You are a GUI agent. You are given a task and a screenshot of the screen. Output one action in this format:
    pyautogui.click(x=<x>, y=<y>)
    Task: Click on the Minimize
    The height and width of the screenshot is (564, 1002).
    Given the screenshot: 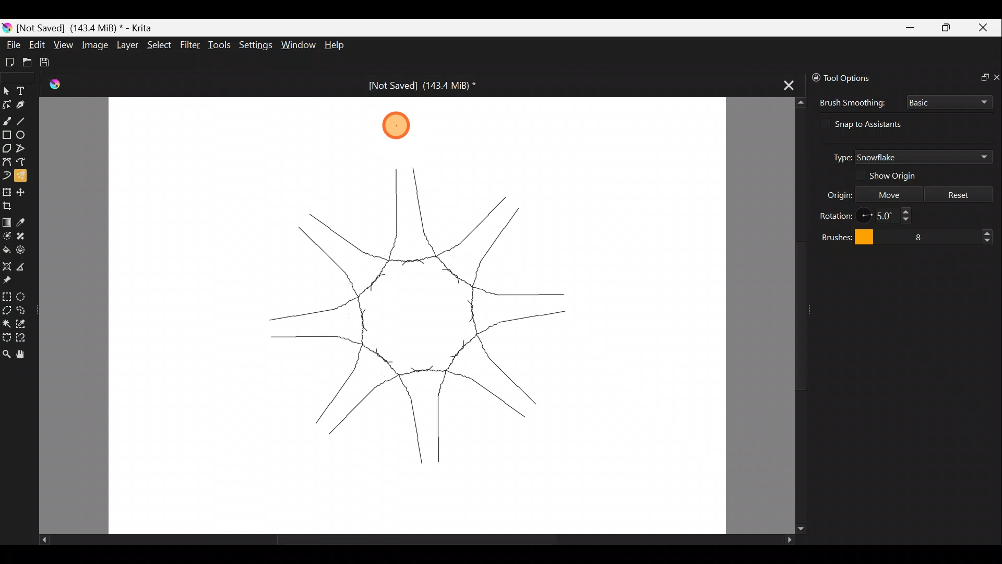 What is the action you would take?
    pyautogui.click(x=909, y=28)
    